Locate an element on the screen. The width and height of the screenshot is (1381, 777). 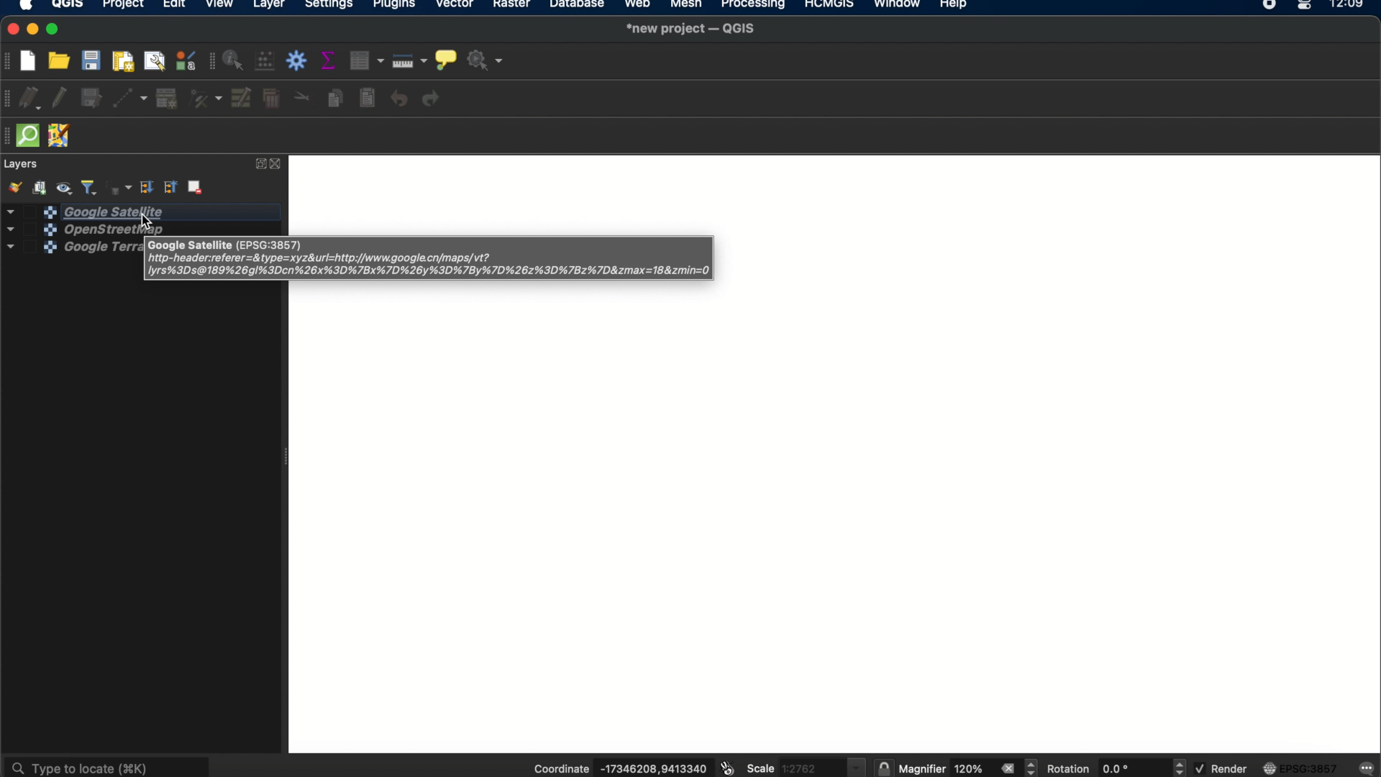
modify is located at coordinates (242, 98).